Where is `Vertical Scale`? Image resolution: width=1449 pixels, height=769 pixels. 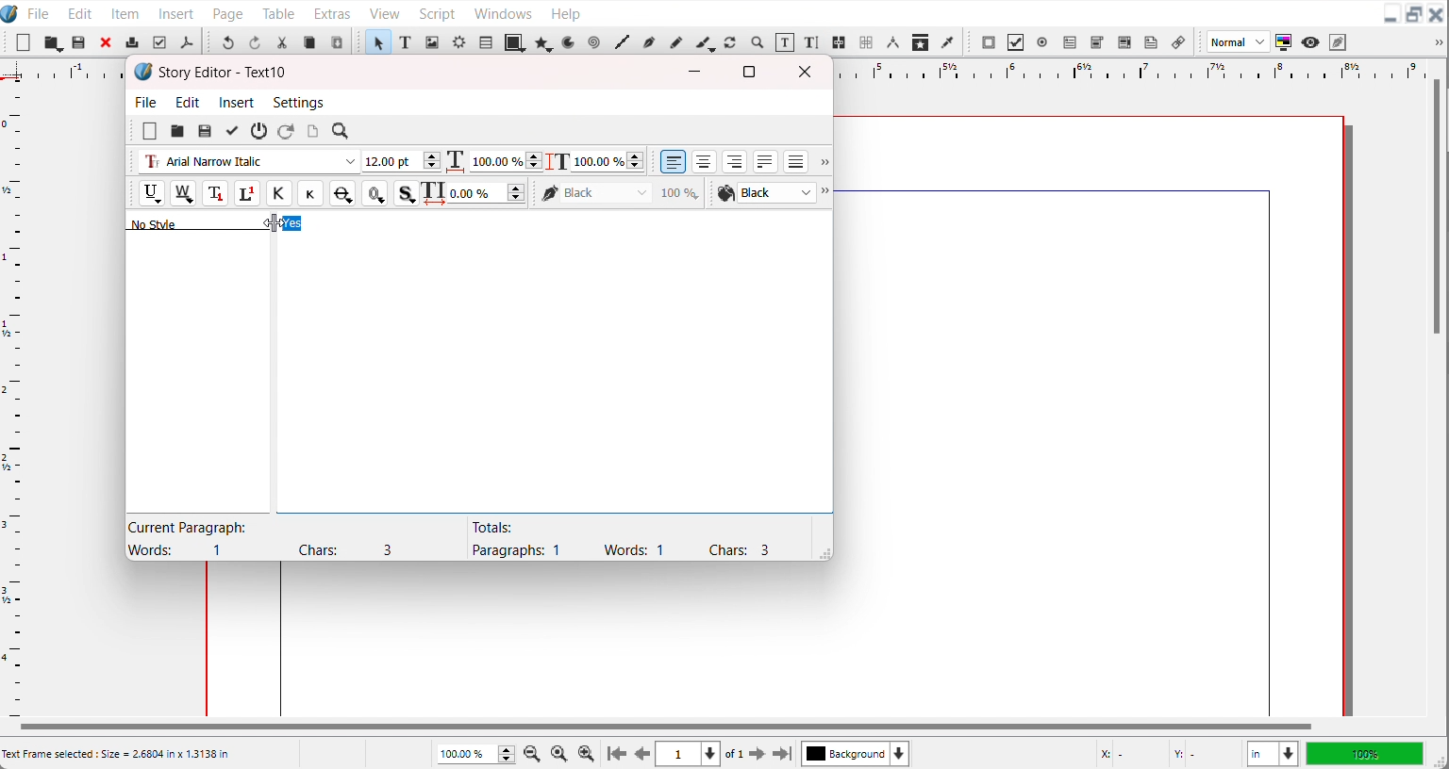 Vertical Scale is located at coordinates (13, 396).